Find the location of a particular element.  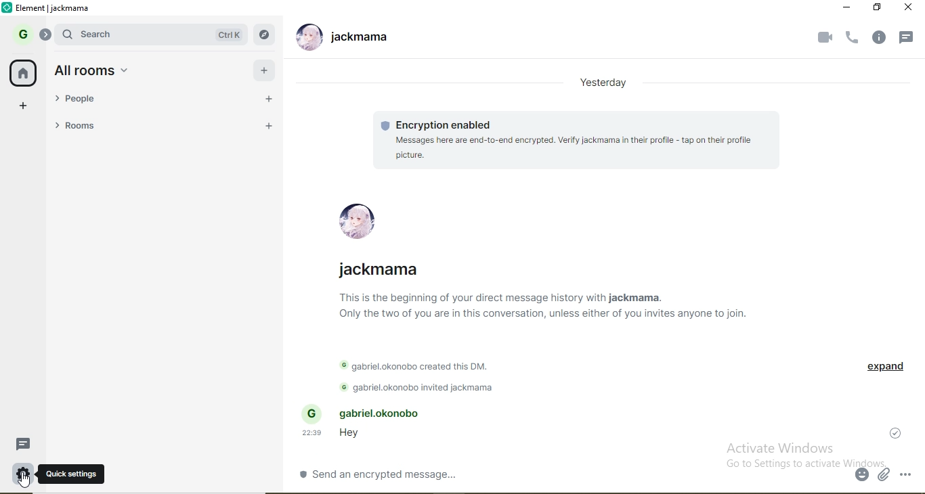

collapse is located at coordinates (46, 37).